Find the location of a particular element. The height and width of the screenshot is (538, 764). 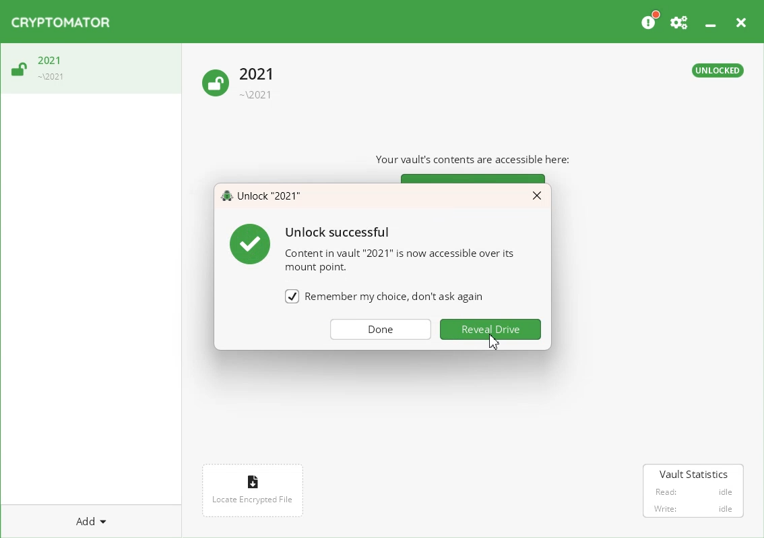

Minimize is located at coordinates (710, 20).